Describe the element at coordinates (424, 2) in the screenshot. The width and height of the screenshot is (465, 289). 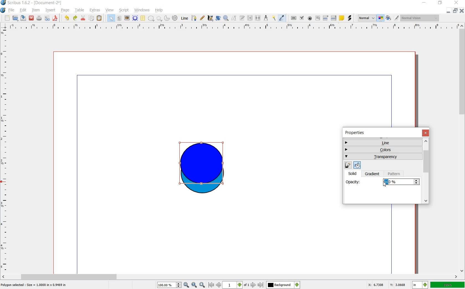
I see `minimize` at that location.